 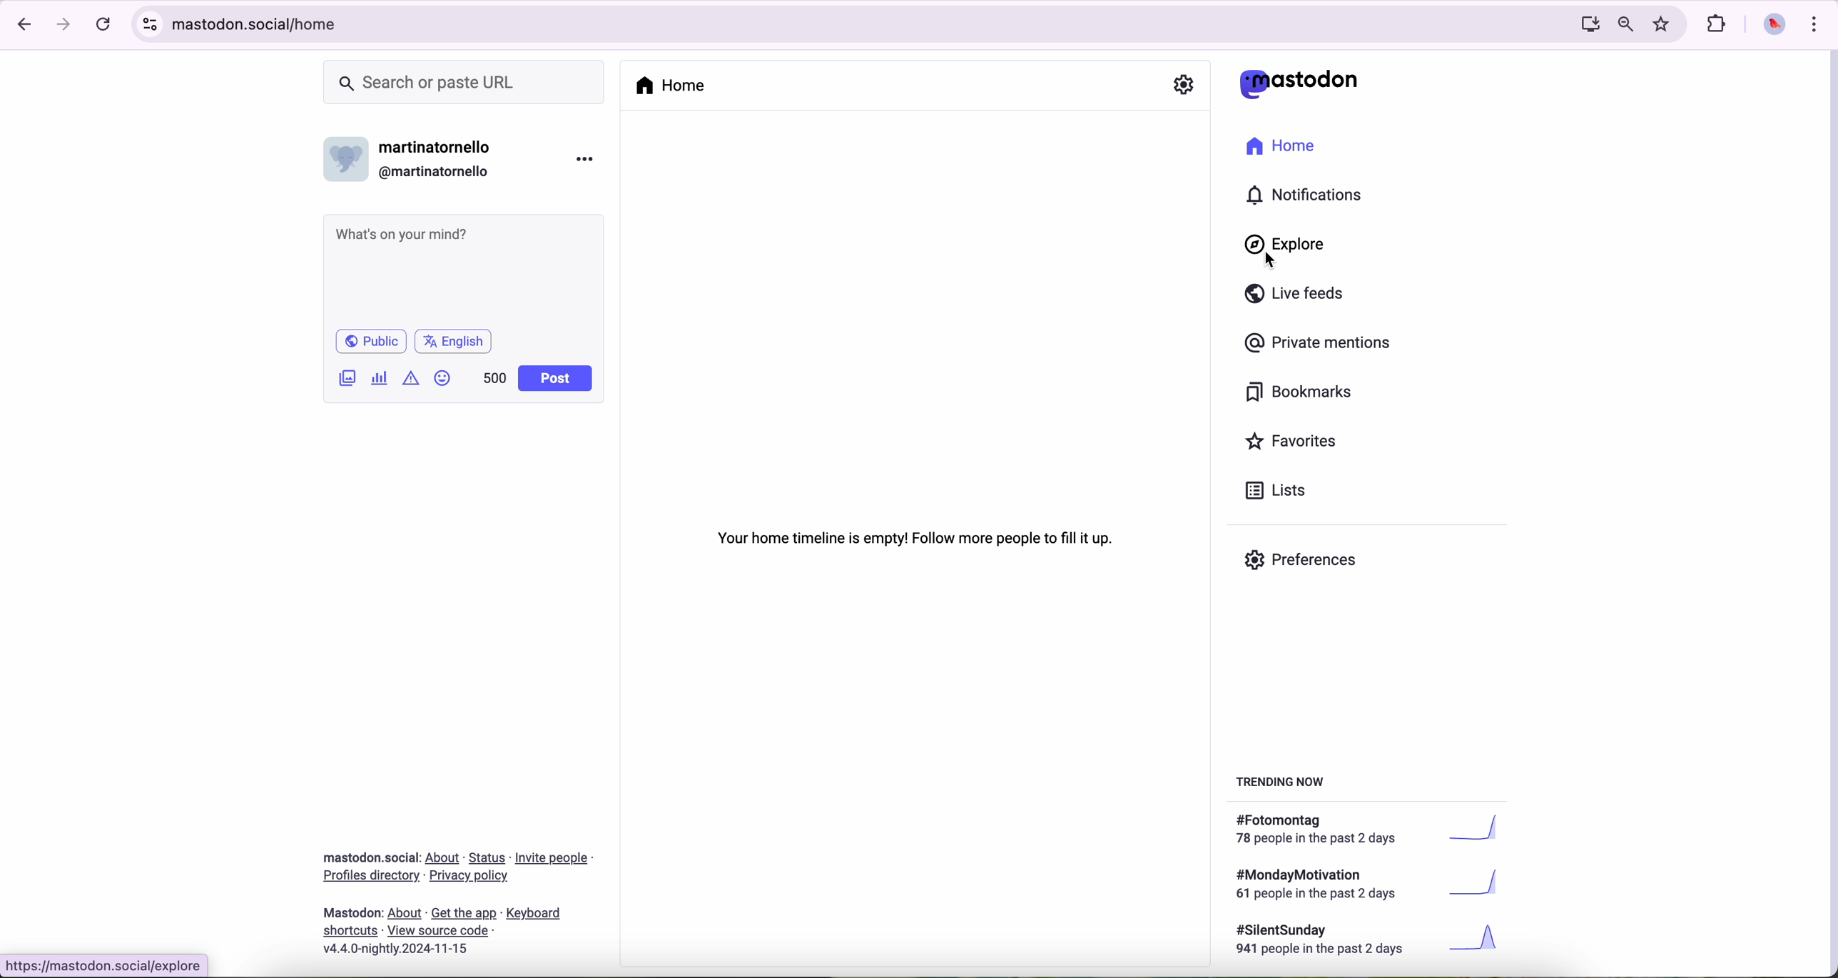 What do you see at coordinates (1365, 884) in the screenshot?
I see `#mondaymotivation` at bounding box center [1365, 884].